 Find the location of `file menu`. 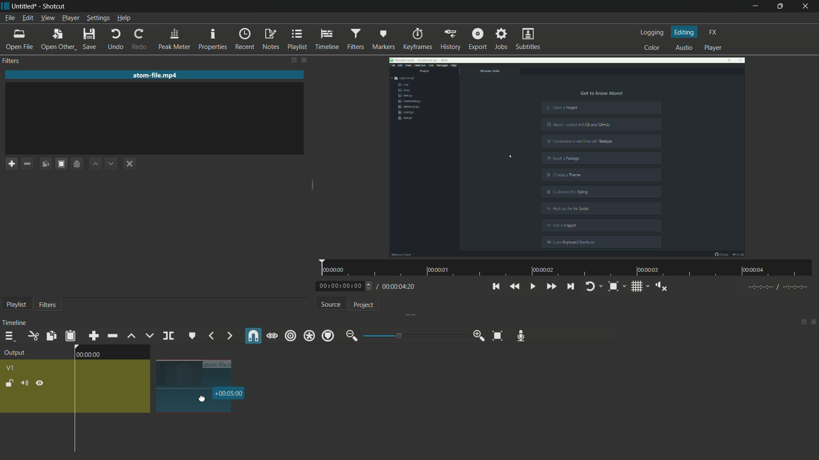

file menu is located at coordinates (9, 18).